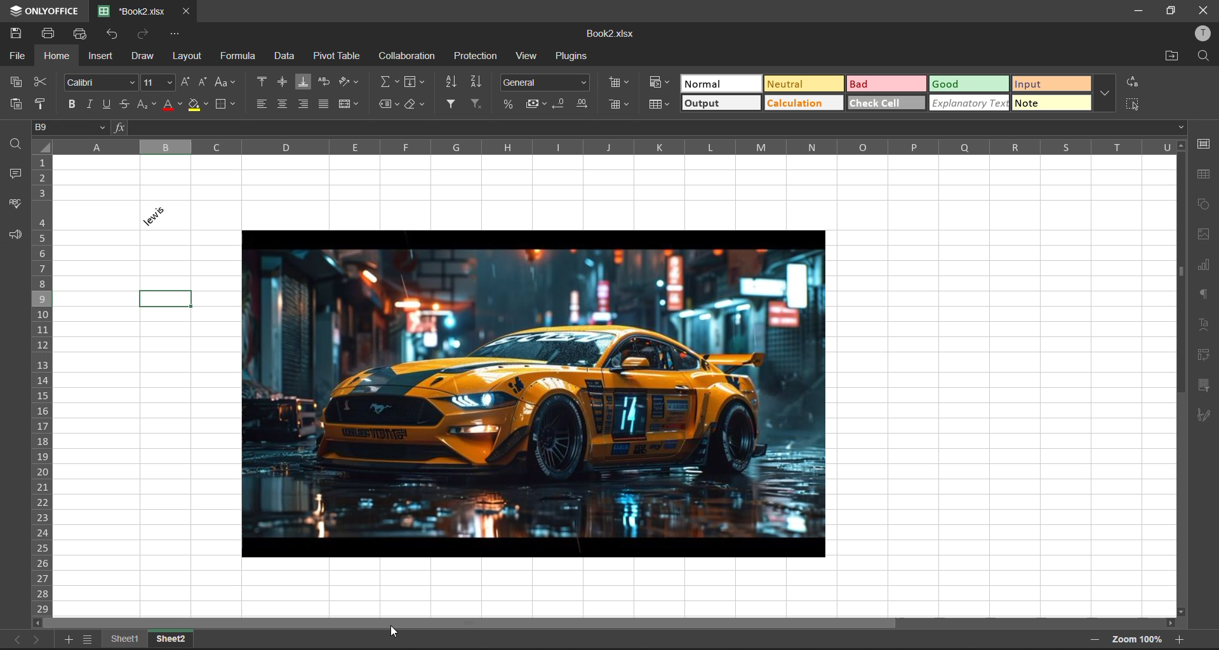 The image size is (1219, 650). Describe the element at coordinates (173, 105) in the screenshot. I see `font color` at that location.